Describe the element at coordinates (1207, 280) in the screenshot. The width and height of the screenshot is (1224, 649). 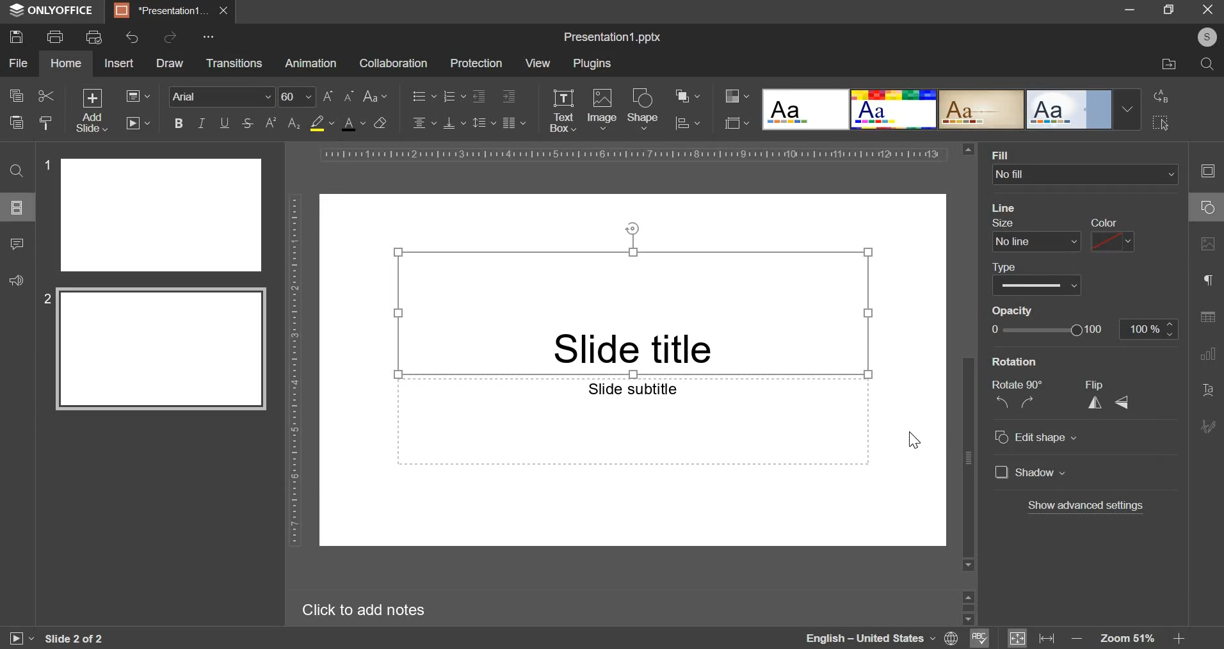
I see `character settings` at that location.